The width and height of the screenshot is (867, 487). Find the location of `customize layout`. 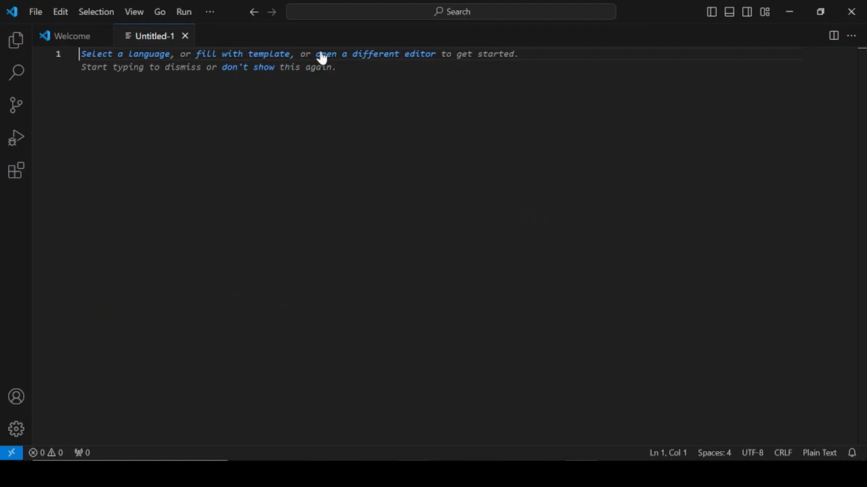

customize layout is located at coordinates (765, 12).